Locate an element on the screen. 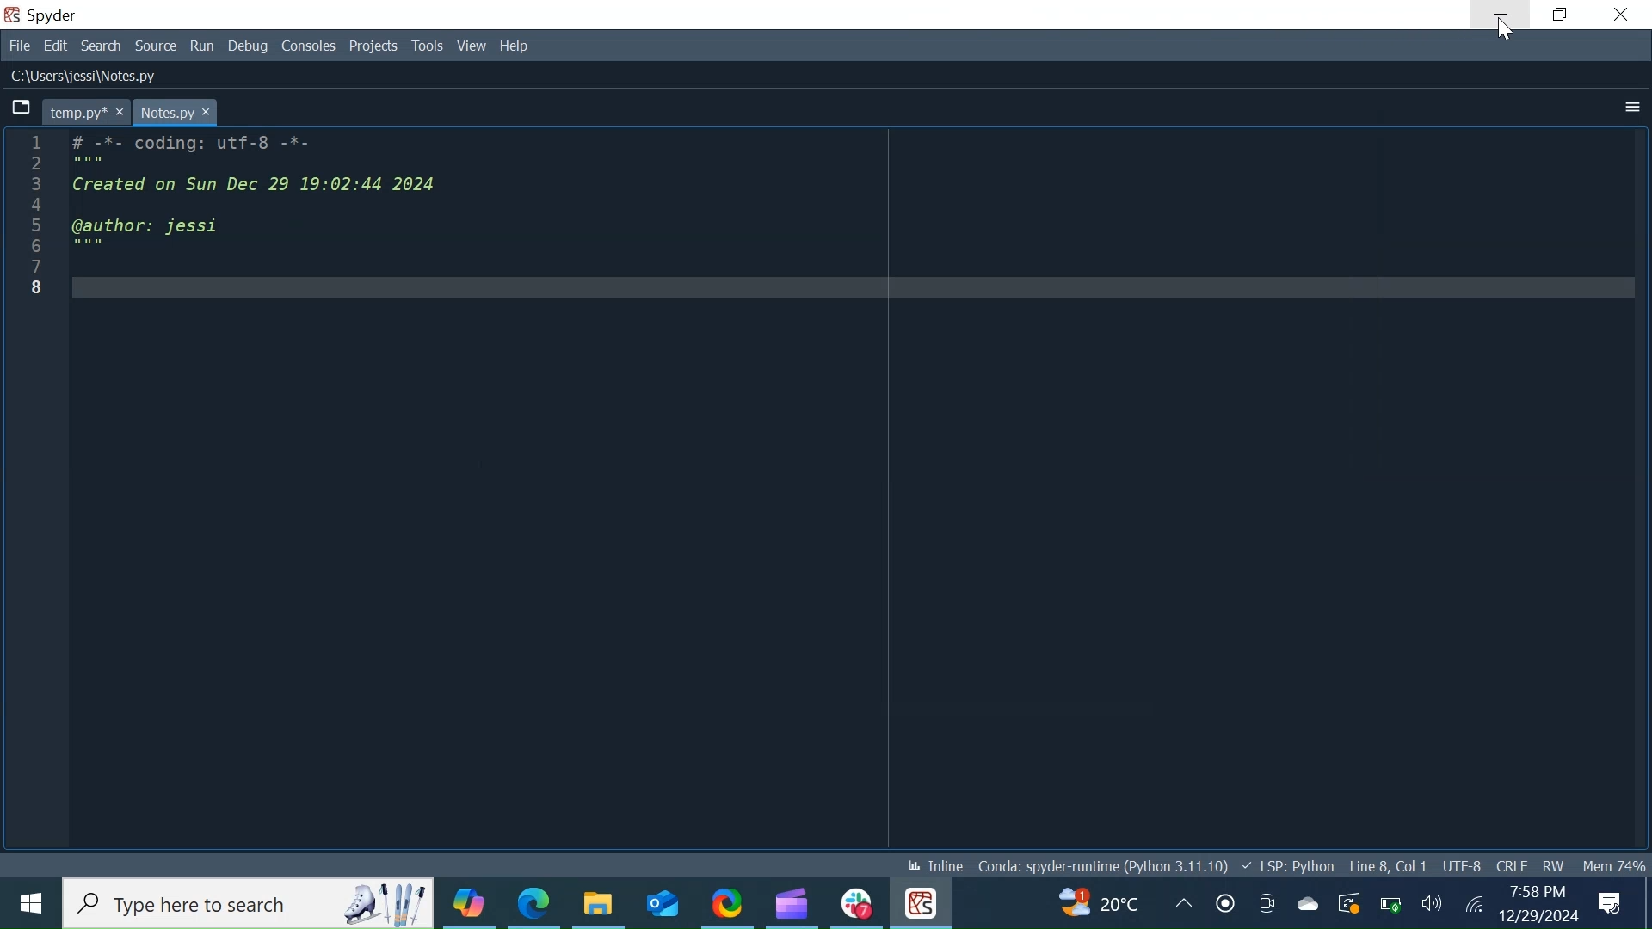 Image resolution: width=1652 pixels, height=929 pixels. View is located at coordinates (472, 48).